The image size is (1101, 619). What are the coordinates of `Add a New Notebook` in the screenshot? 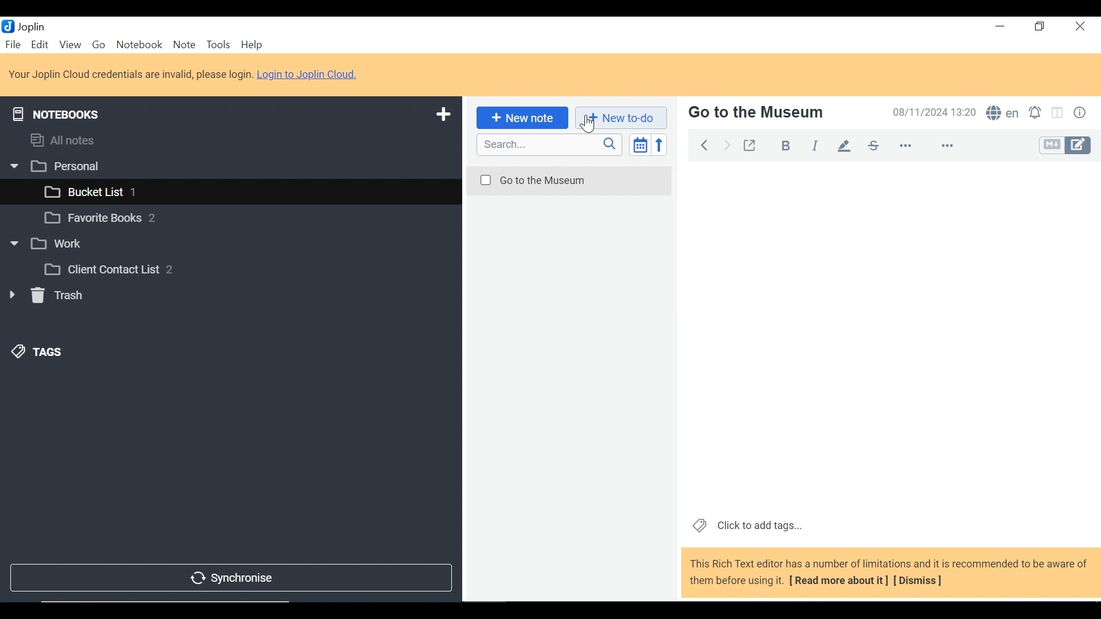 It's located at (444, 113).